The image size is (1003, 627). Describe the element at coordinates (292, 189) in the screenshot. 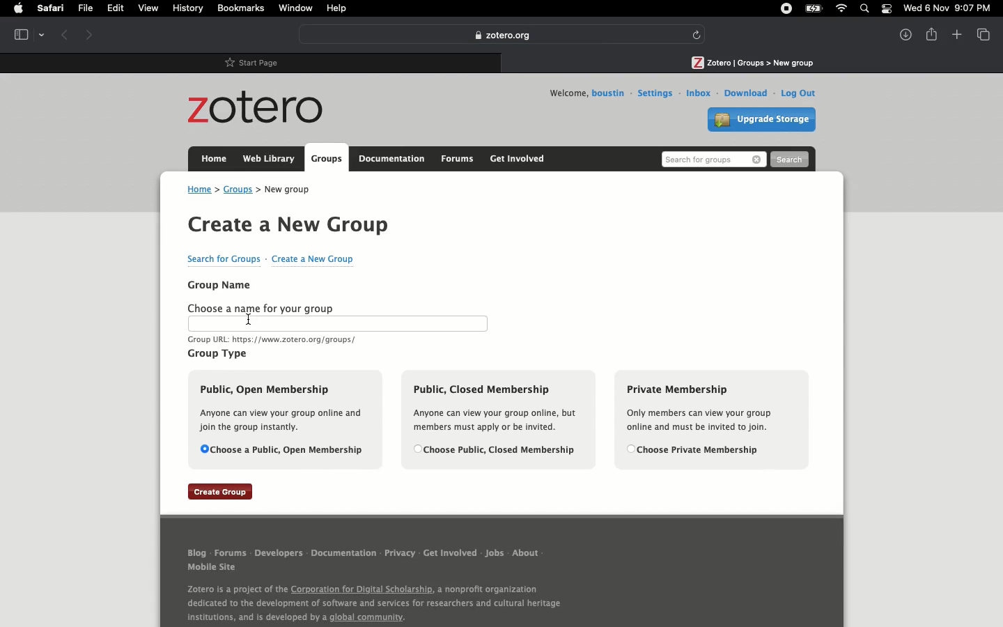

I see `New group` at that location.